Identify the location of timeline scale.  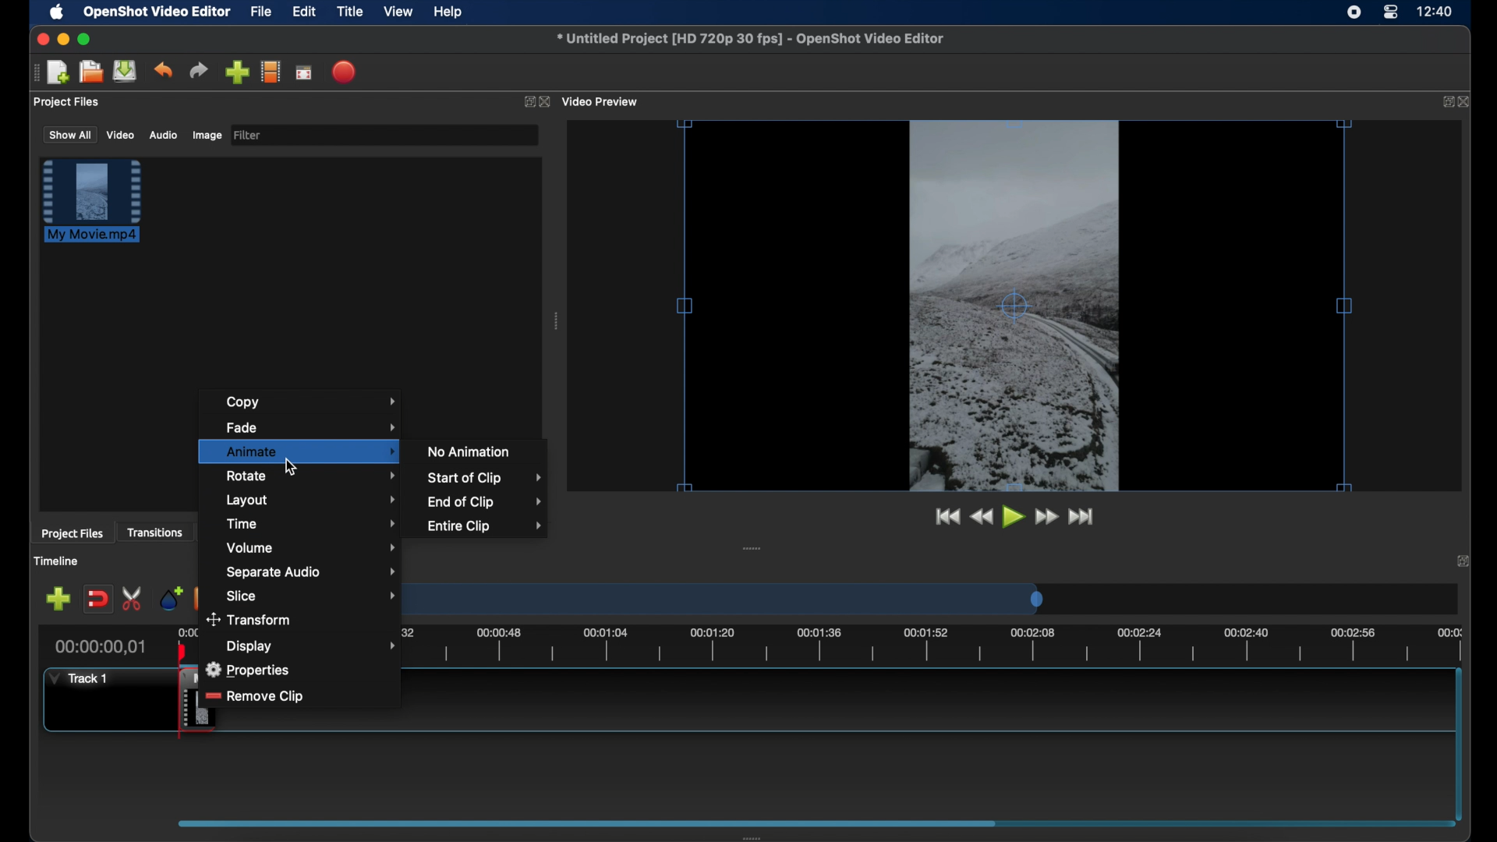
(887, 649).